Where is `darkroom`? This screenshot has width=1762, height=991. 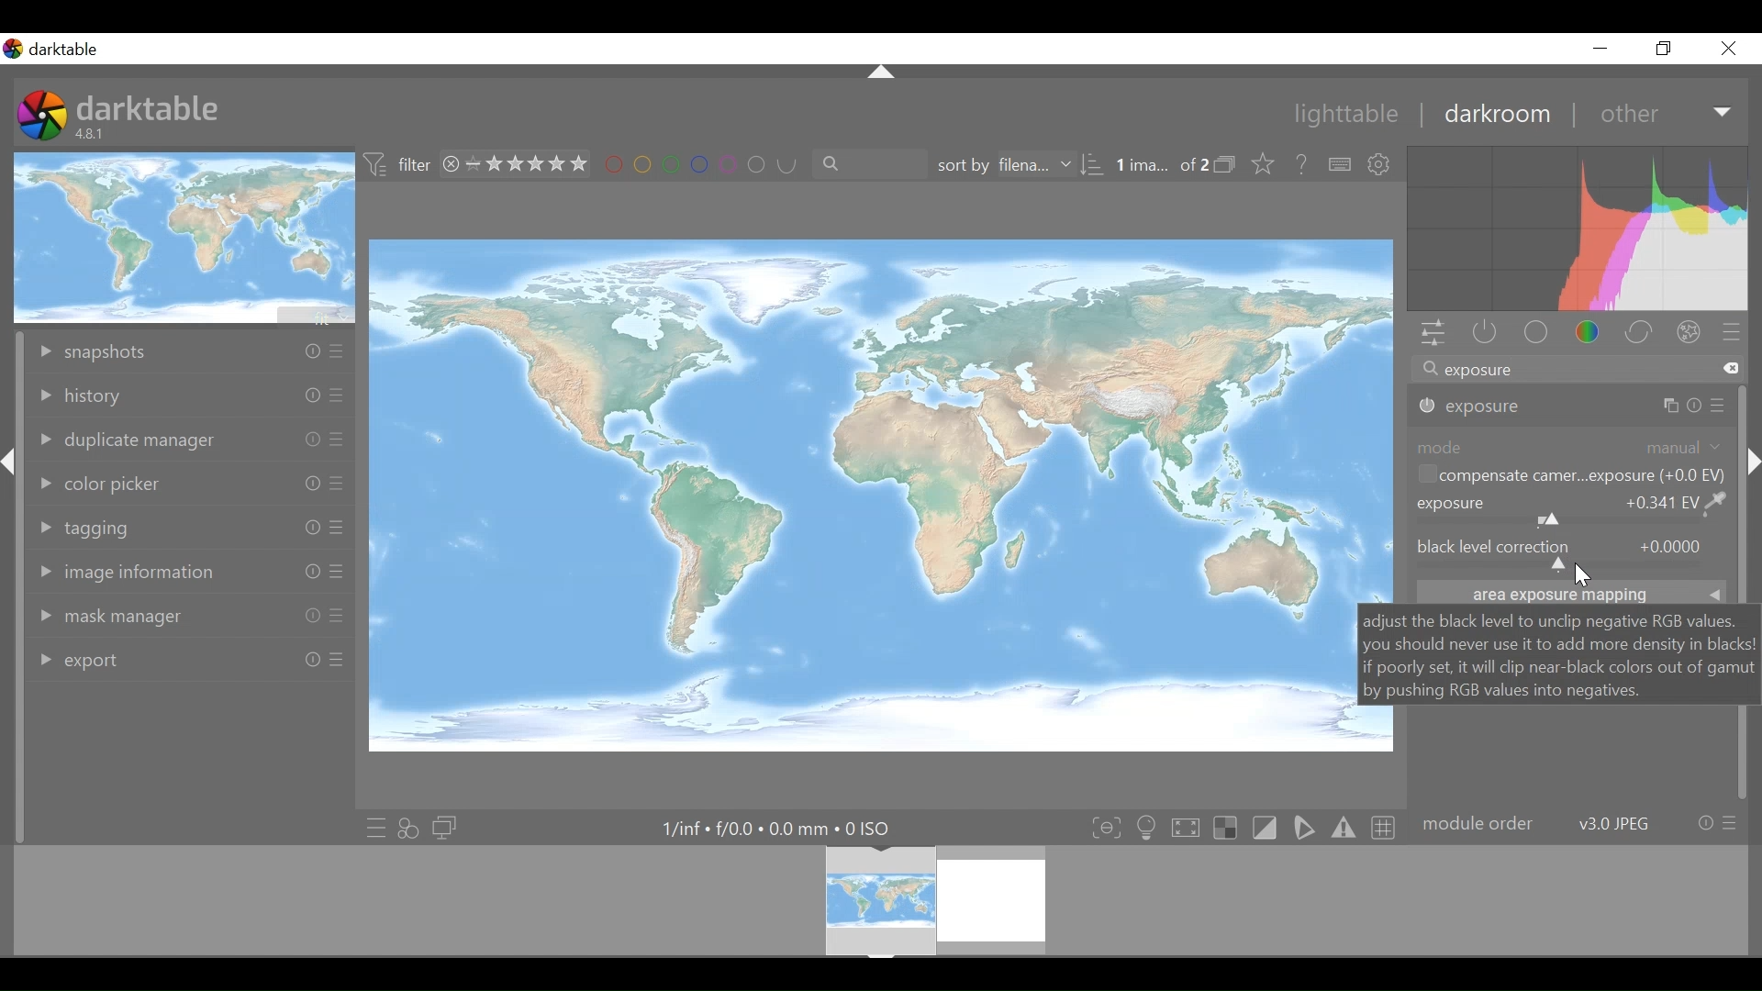
darkroom is located at coordinates (1494, 113).